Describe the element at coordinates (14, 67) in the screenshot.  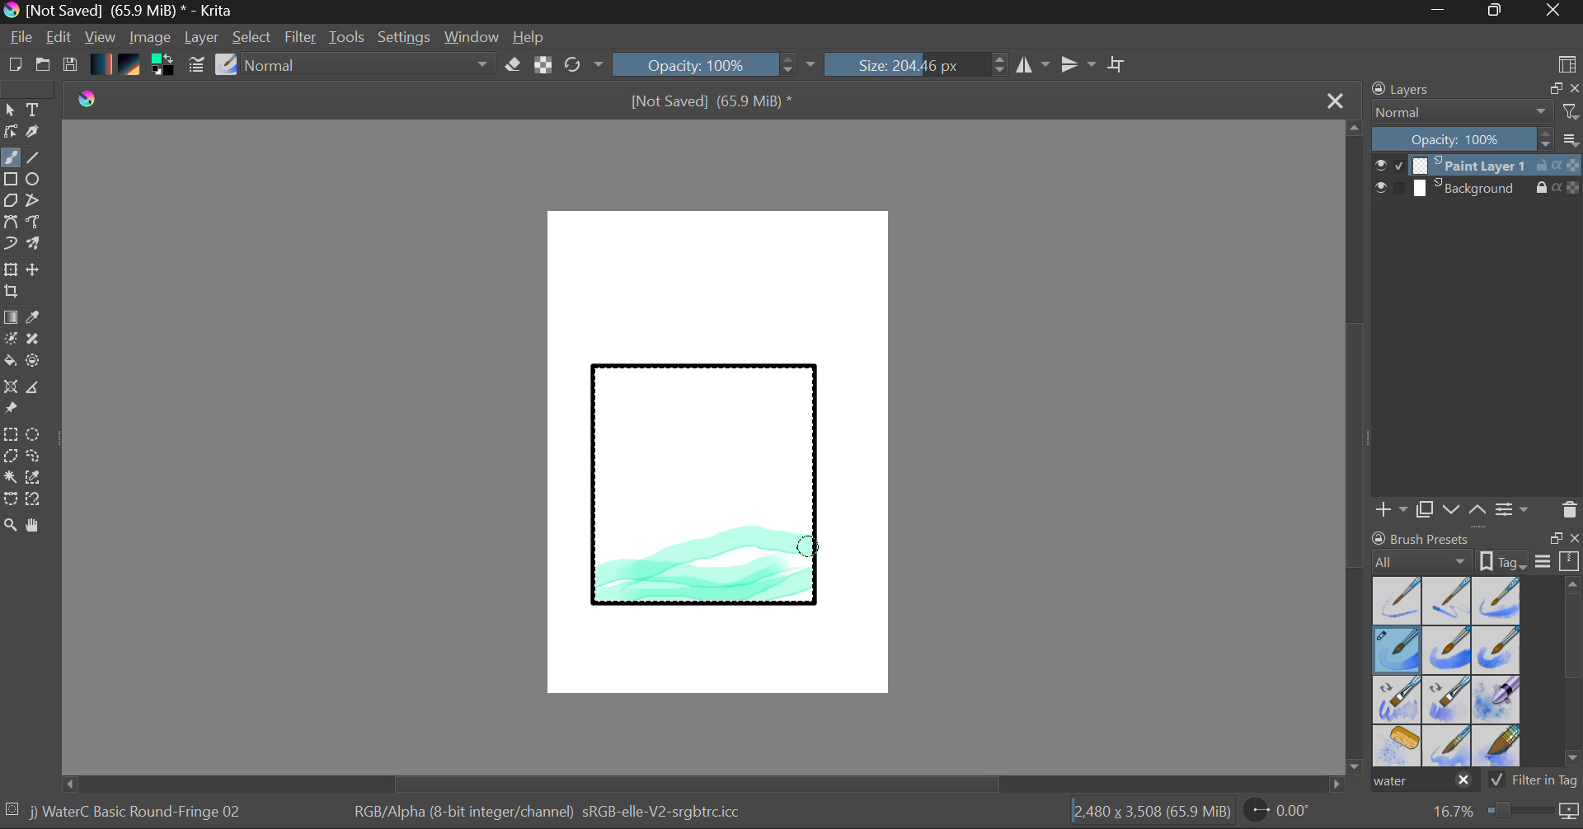
I see `New` at that location.